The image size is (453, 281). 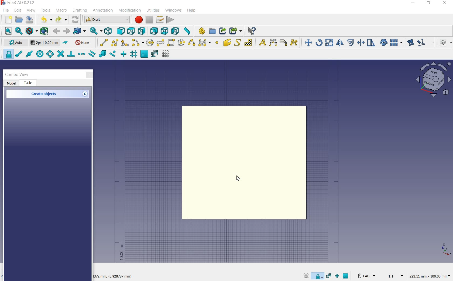 I want to click on snap special, so click(x=102, y=54).